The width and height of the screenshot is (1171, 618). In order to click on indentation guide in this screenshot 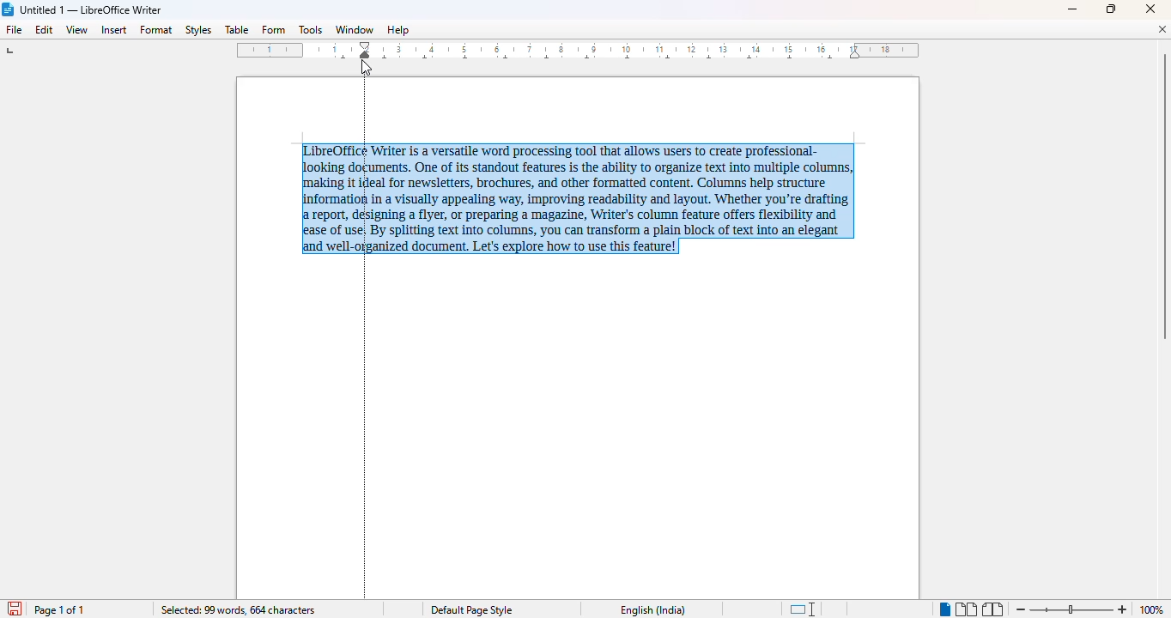, I will do `click(366, 339)`.